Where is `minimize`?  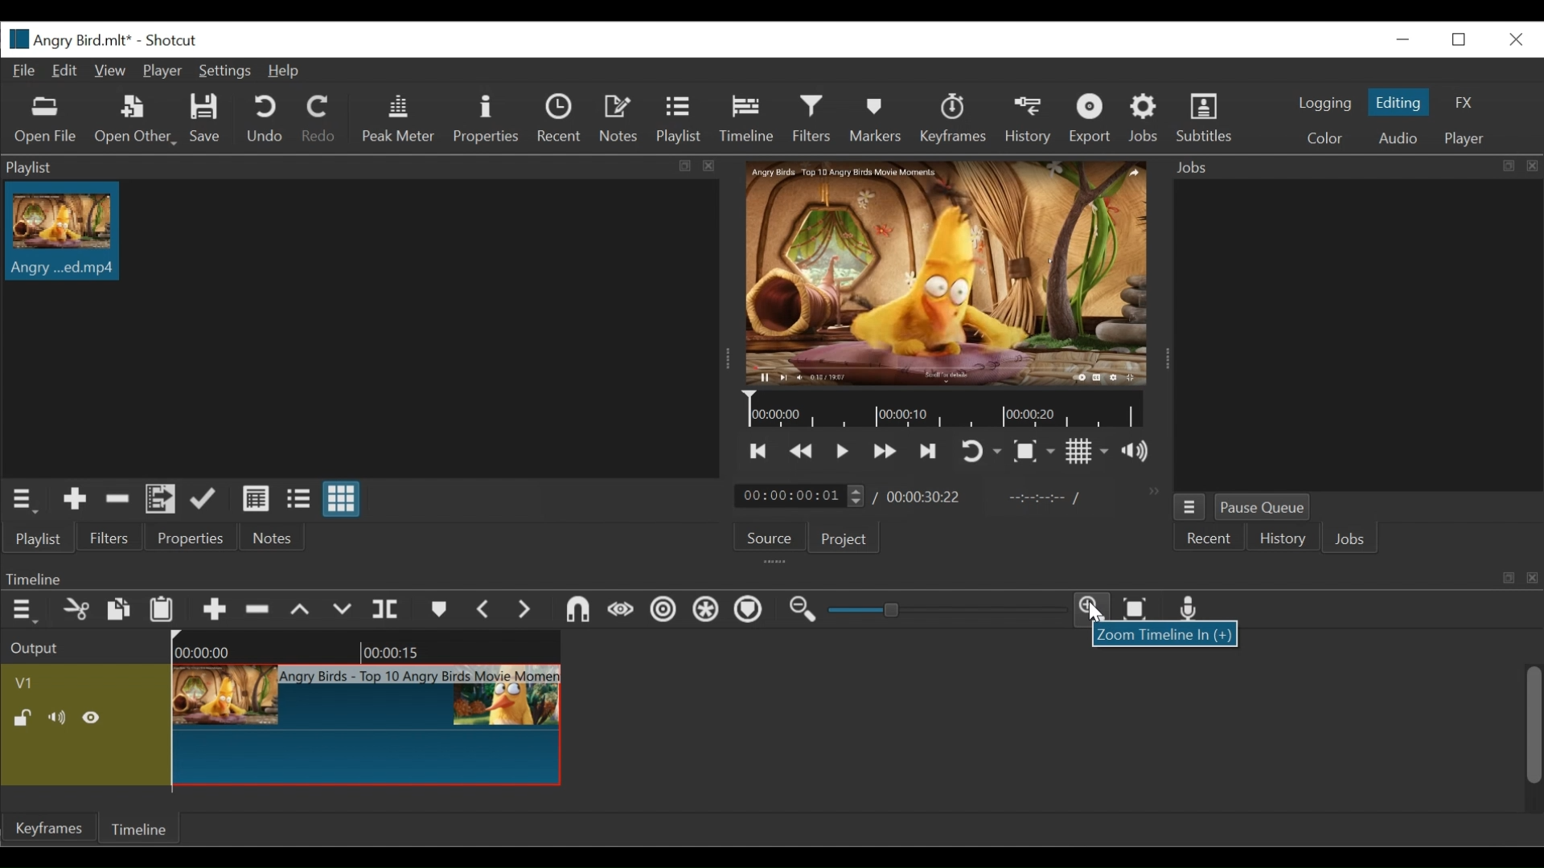
minimize is located at coordinates (1402, 39).